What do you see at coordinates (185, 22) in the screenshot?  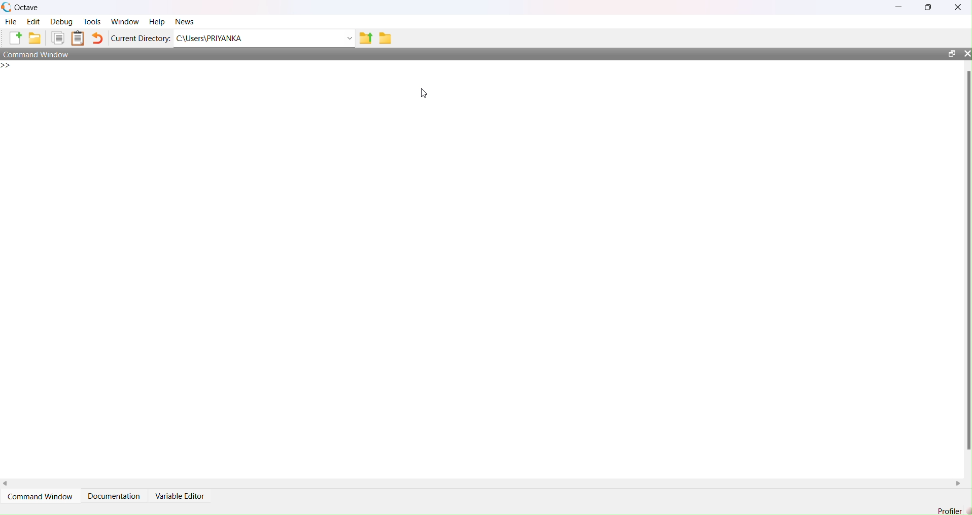 I see `News` at bounding box center [185, 22].